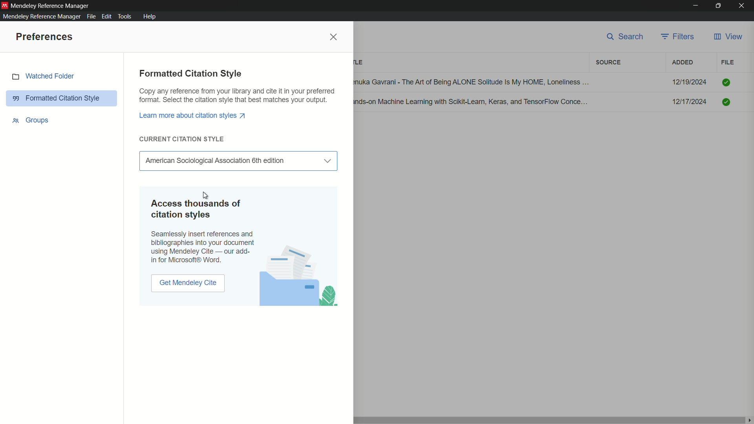  I want to click on filters, so click(609, 63).